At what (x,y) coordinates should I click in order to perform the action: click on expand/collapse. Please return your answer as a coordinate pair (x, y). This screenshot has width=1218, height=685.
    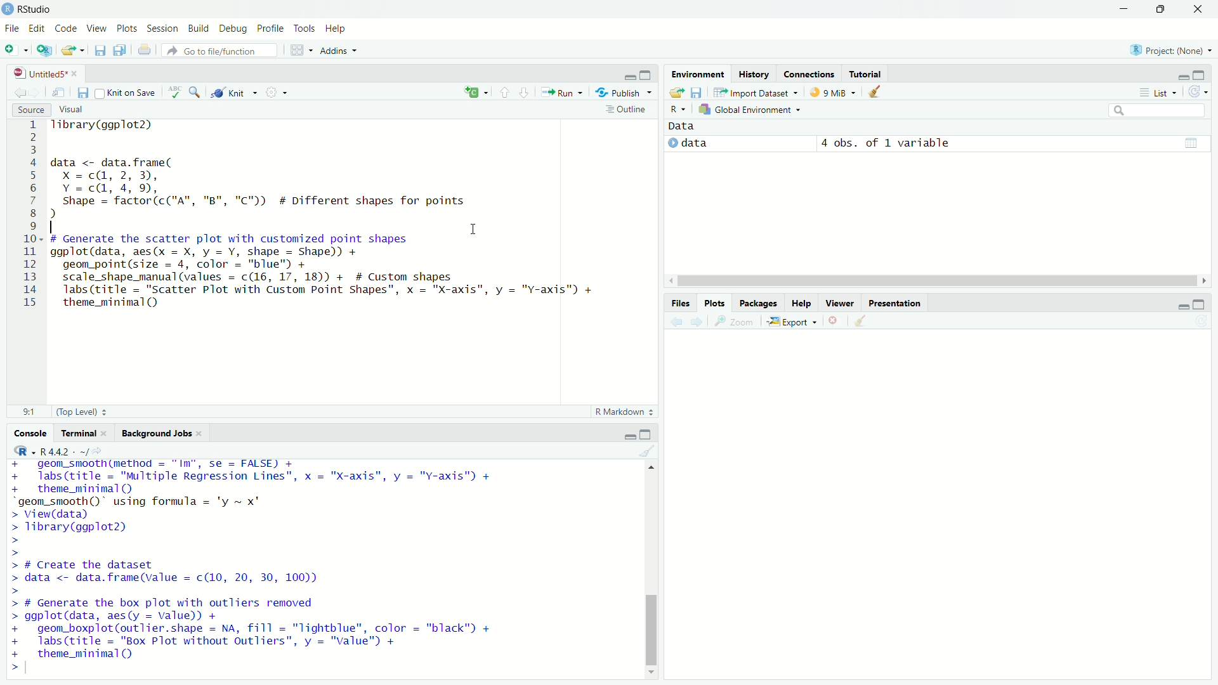
    Looking at the image, I should click on (671, 142).